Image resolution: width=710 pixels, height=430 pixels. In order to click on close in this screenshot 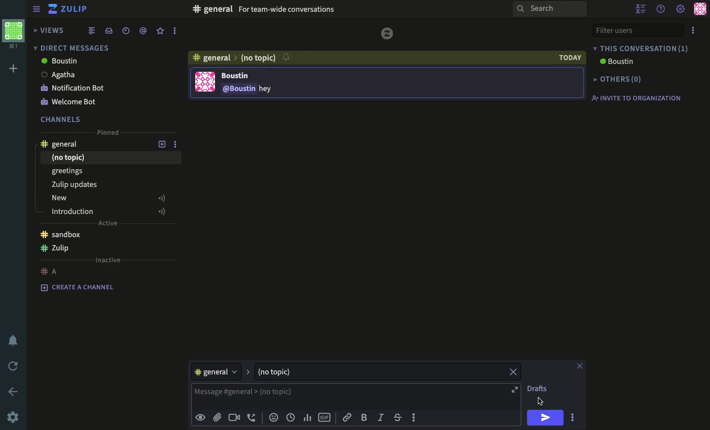, I will do `click(580, 366)`.